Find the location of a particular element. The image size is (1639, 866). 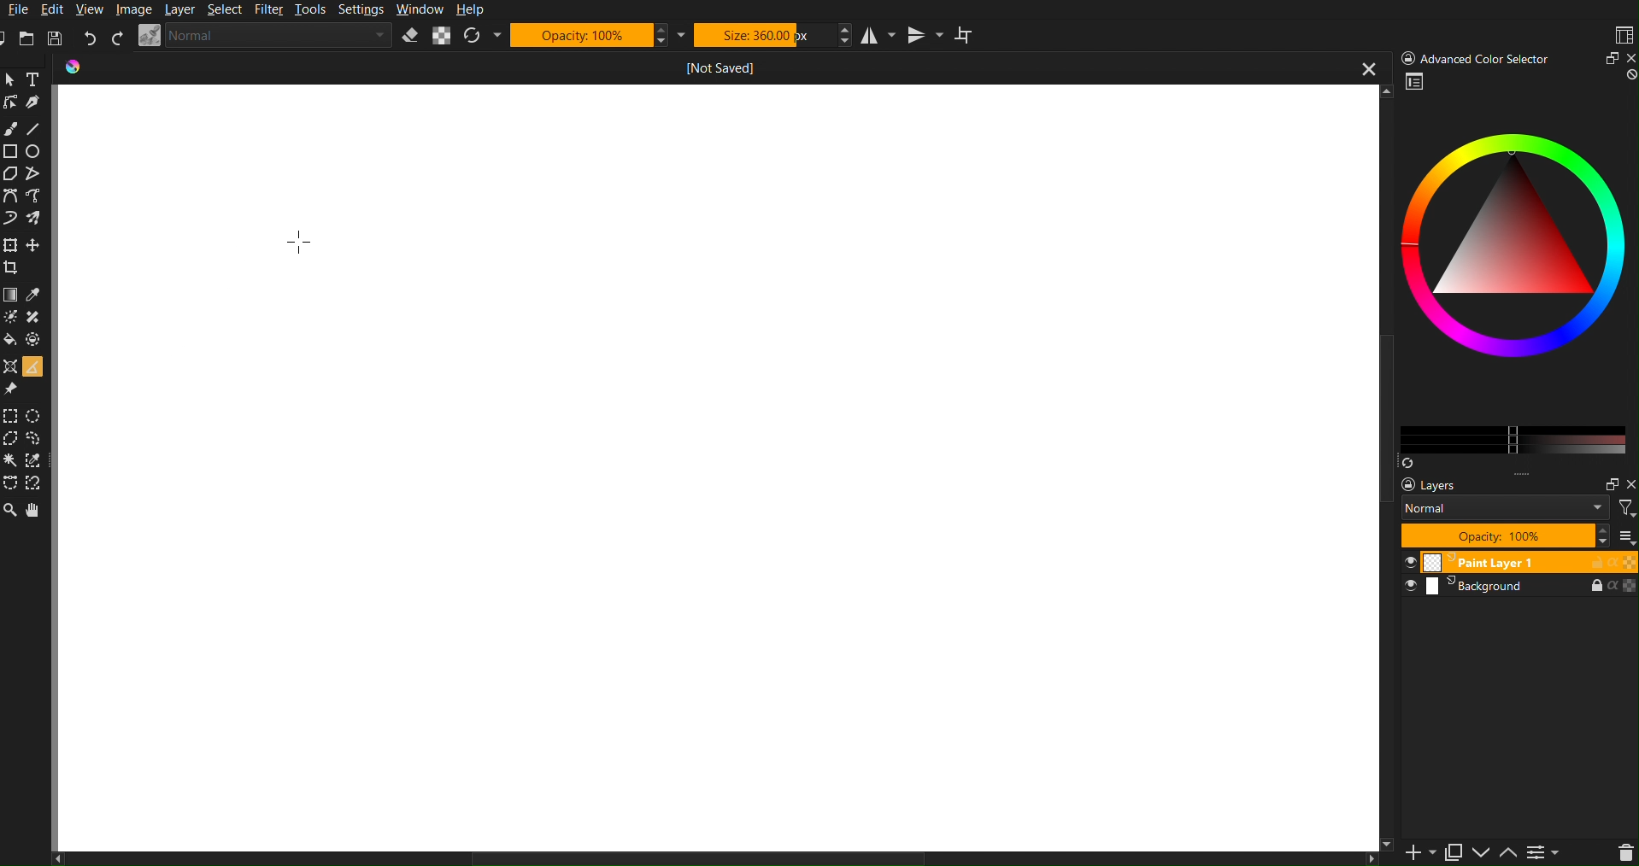

Color Picker is located at coordinates (36, 295).